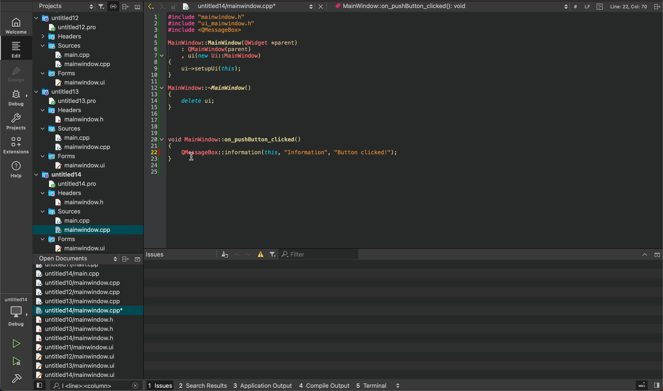 The image size is (663, 391). I want to click on cursor, so click(195, 153).